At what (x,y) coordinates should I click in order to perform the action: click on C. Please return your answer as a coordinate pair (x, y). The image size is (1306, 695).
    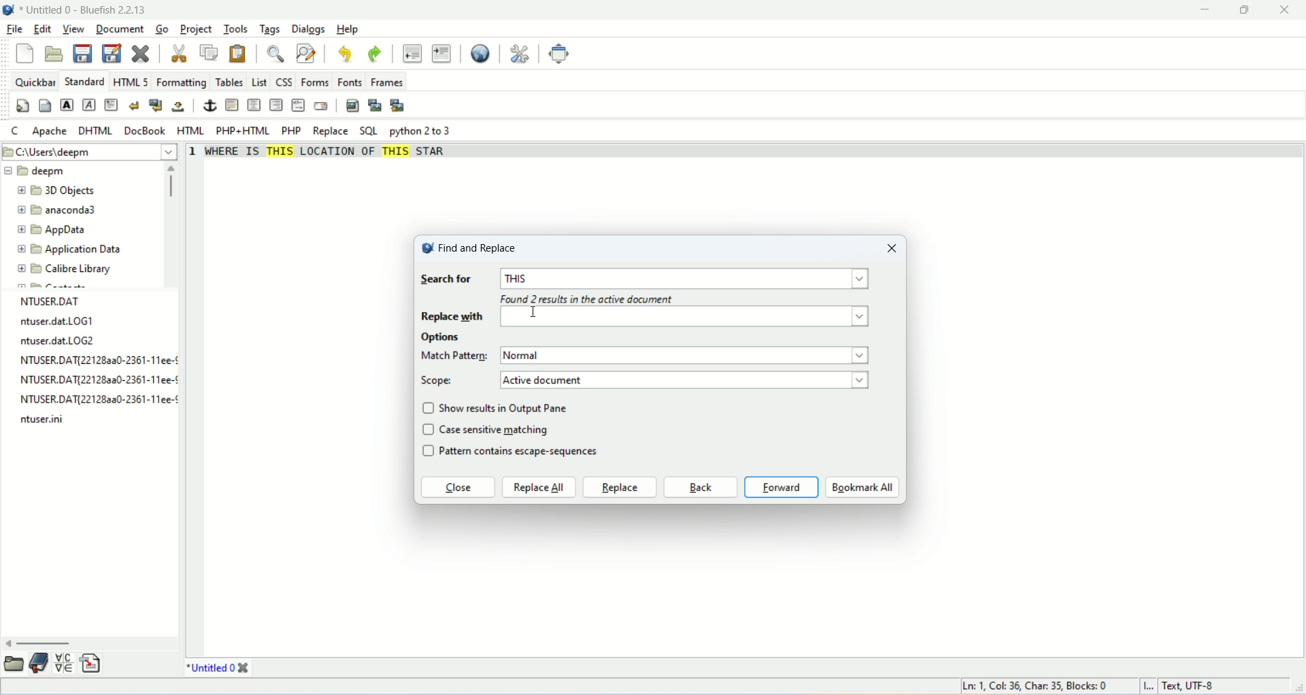
    Looking at the image, I should click on (16, 133).